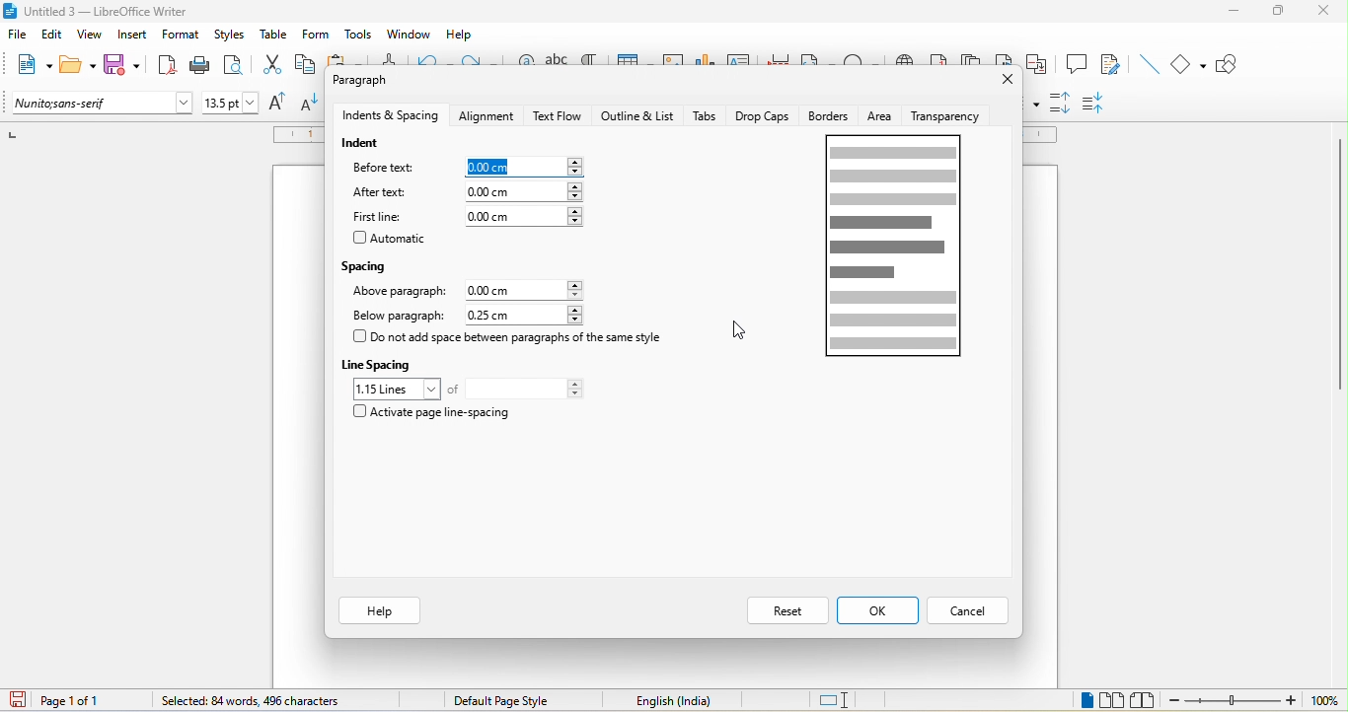 The image size is (1348, 712). What do you see at coordinates (509, 291) in the screenshot?
I see `0.00 cm` at bounding box center [509, 291].